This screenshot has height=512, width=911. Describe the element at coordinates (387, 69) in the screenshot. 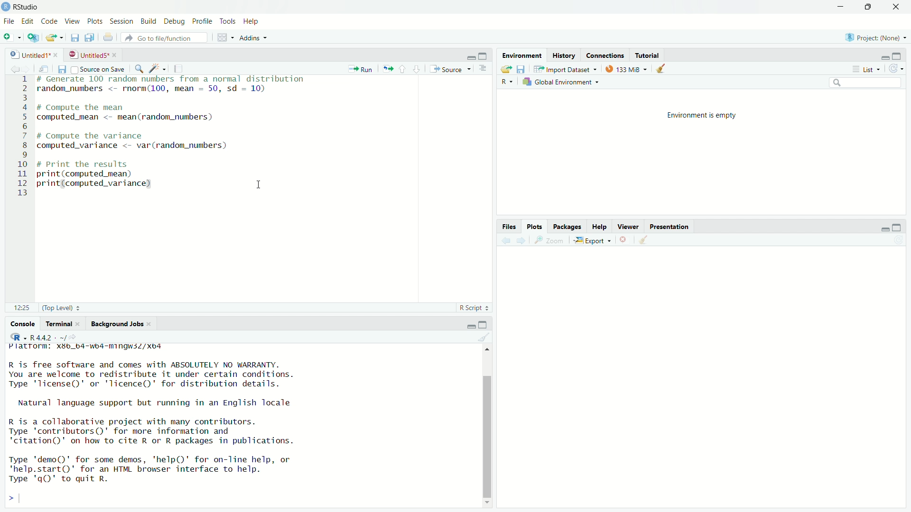

I see `re-run the previous code region` at that location.